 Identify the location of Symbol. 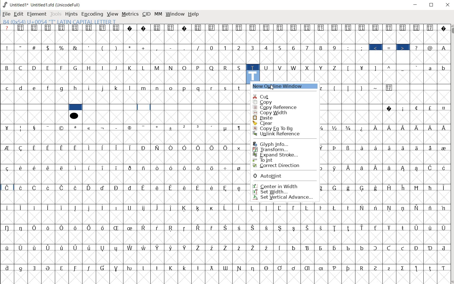
(89, 227).